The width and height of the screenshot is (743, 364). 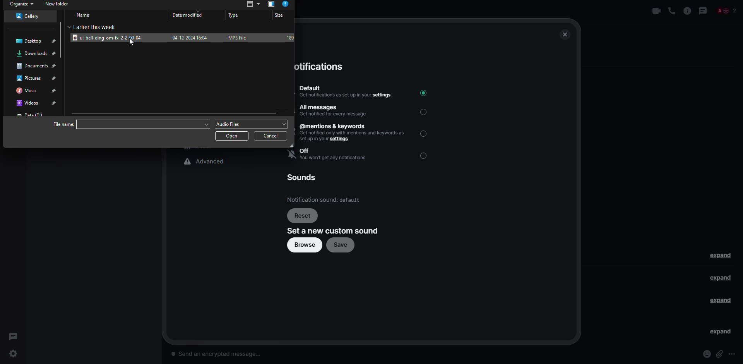 I want to click on audio files, so click(x=252, y=124).